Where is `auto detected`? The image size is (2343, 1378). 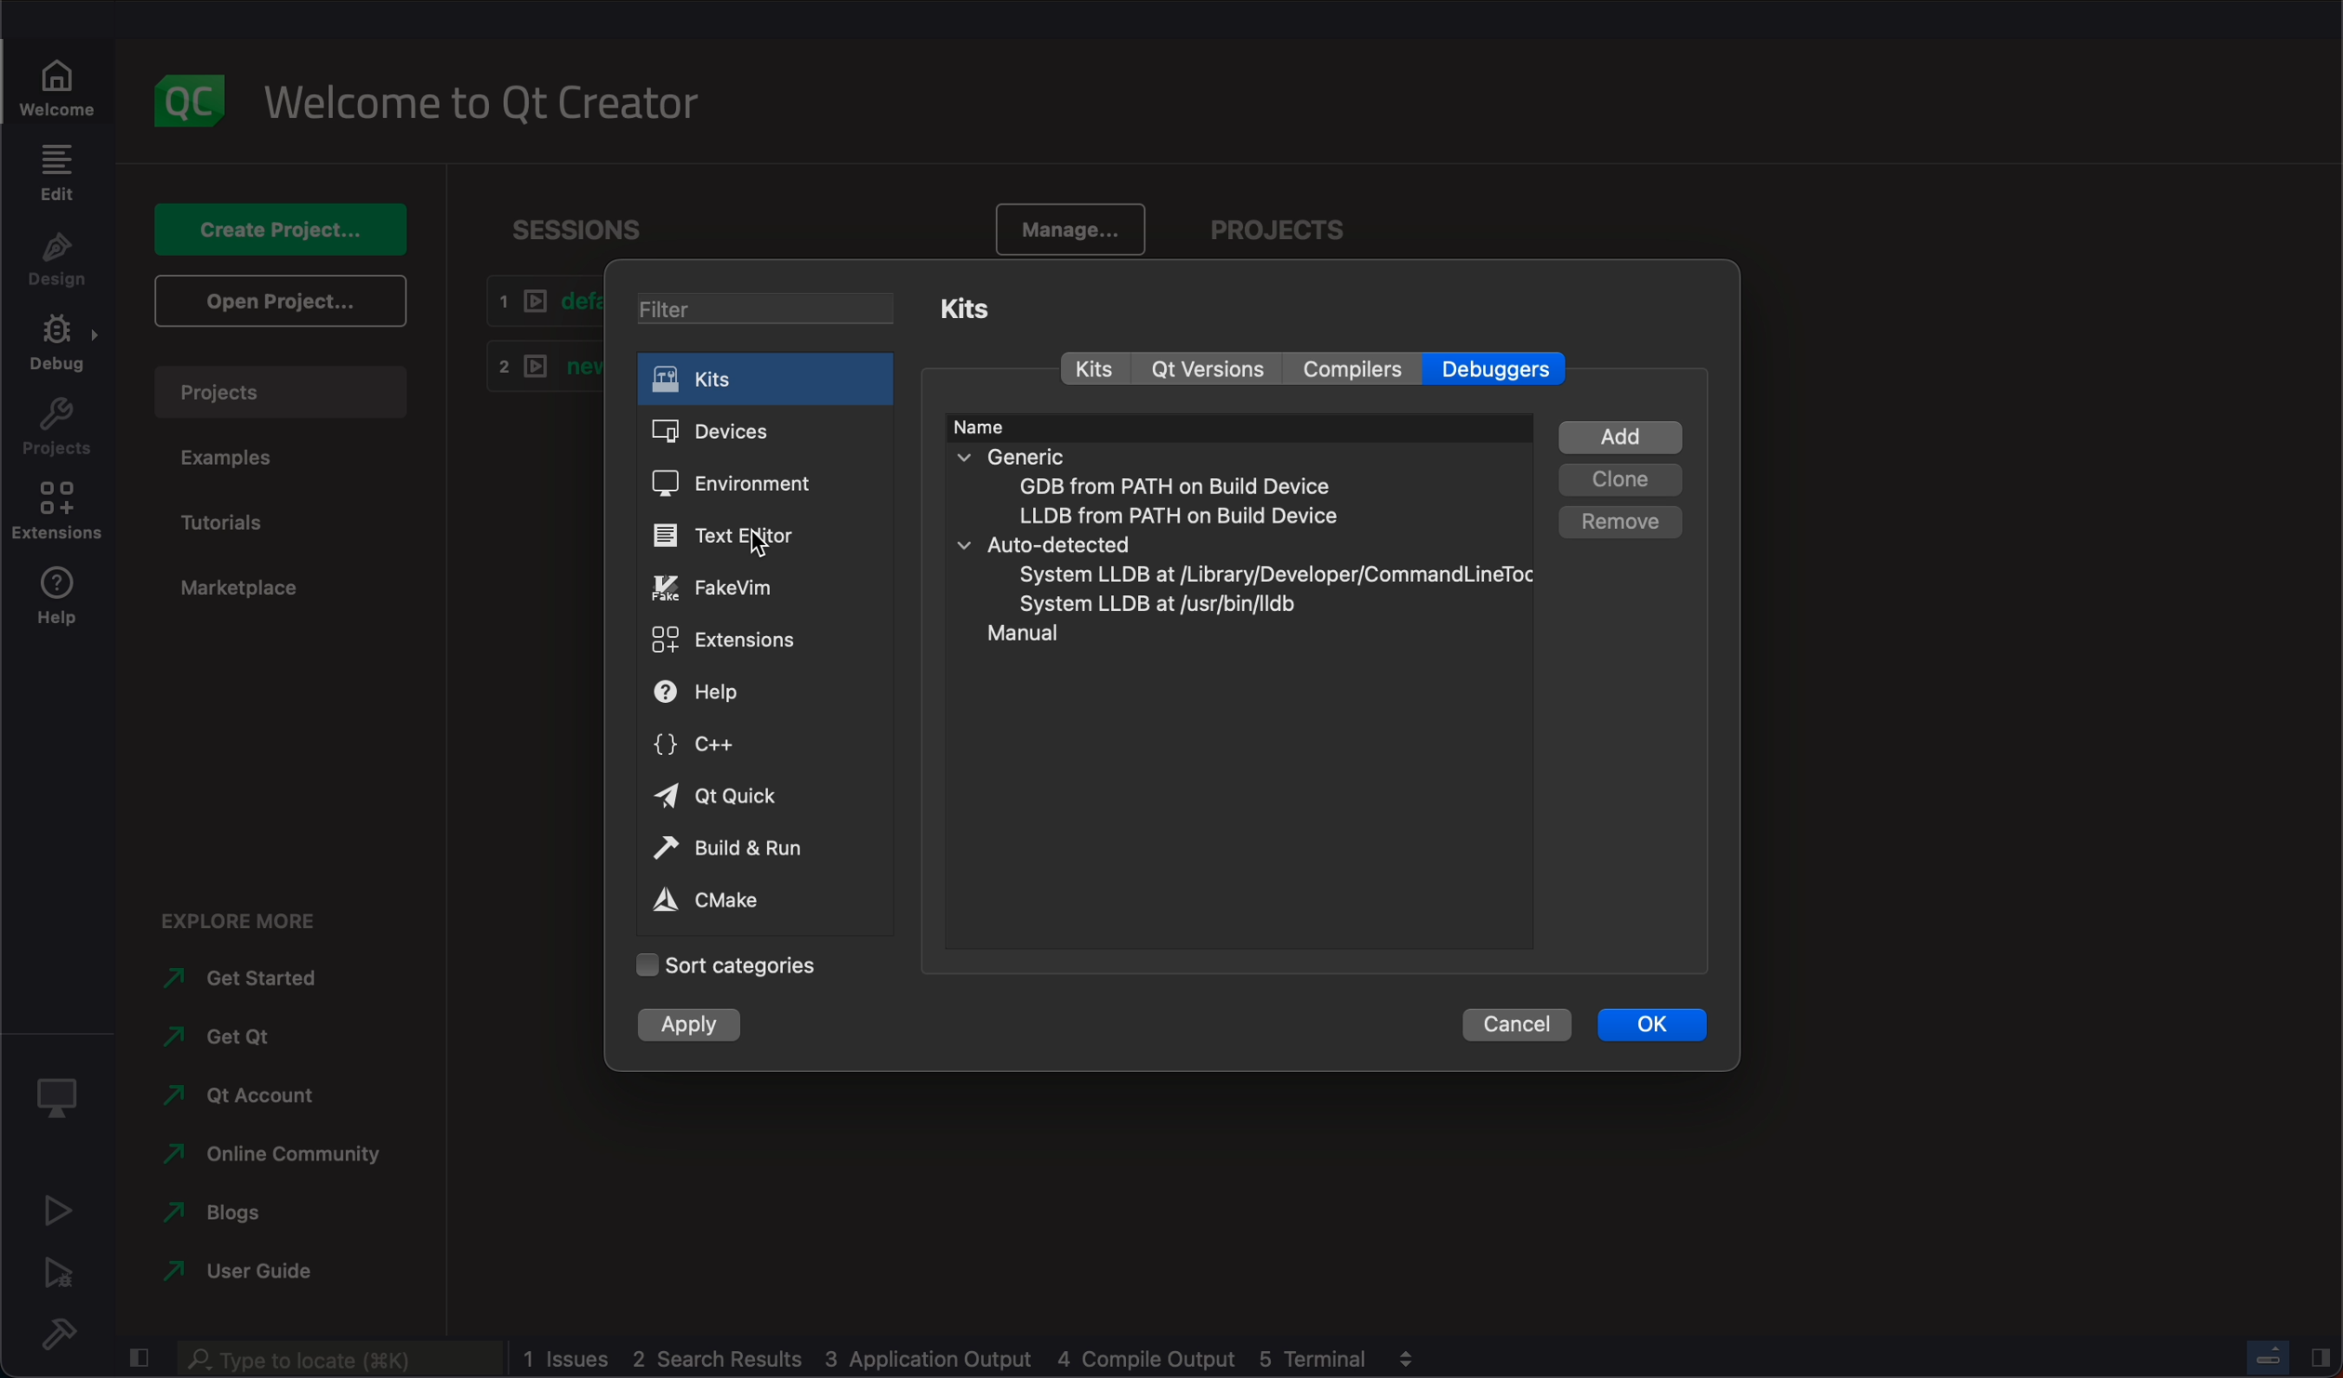
auto detected is located at coordinates (1244, 544).